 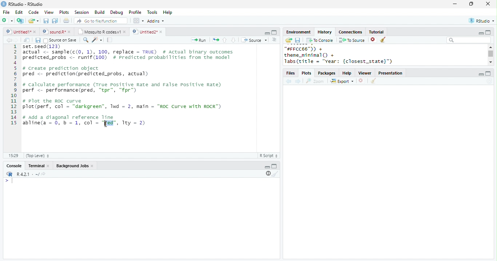 What do you see at coordinates (85, 120) in the screenshot?
I see `# Add a diagonal reference line
abline(a = 0, b = 1, col = "red", Try = 2)` at bounding box center [85, 120].